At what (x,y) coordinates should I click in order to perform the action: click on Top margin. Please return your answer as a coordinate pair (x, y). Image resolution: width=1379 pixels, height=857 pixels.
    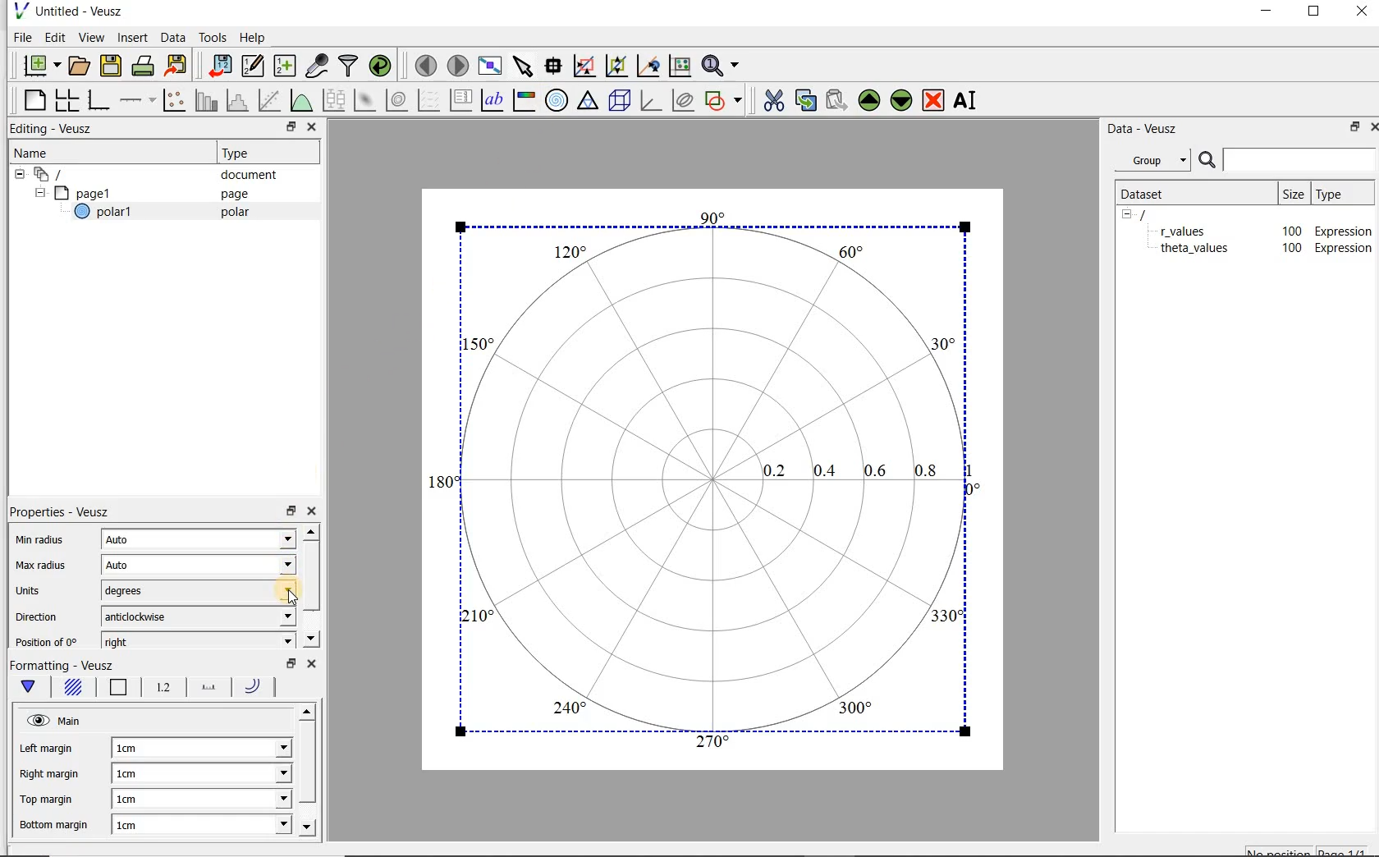
    Looking at the image, I should click on (48, 800).